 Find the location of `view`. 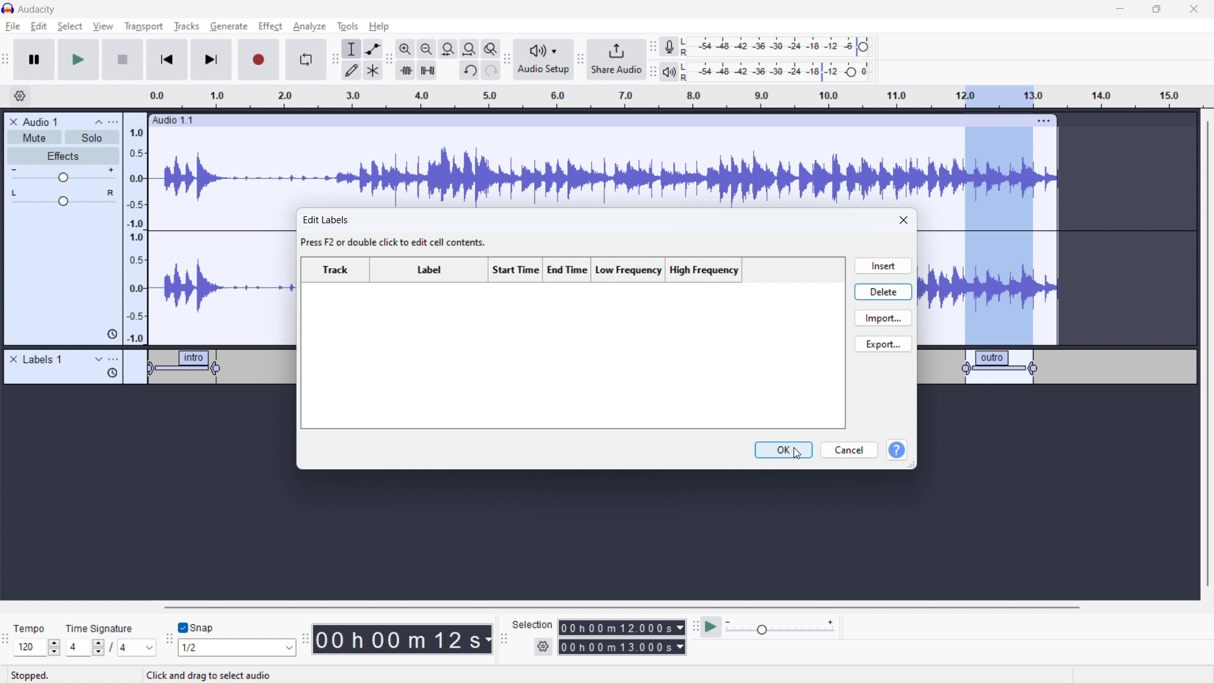

view is located at coordinates (103, 26).